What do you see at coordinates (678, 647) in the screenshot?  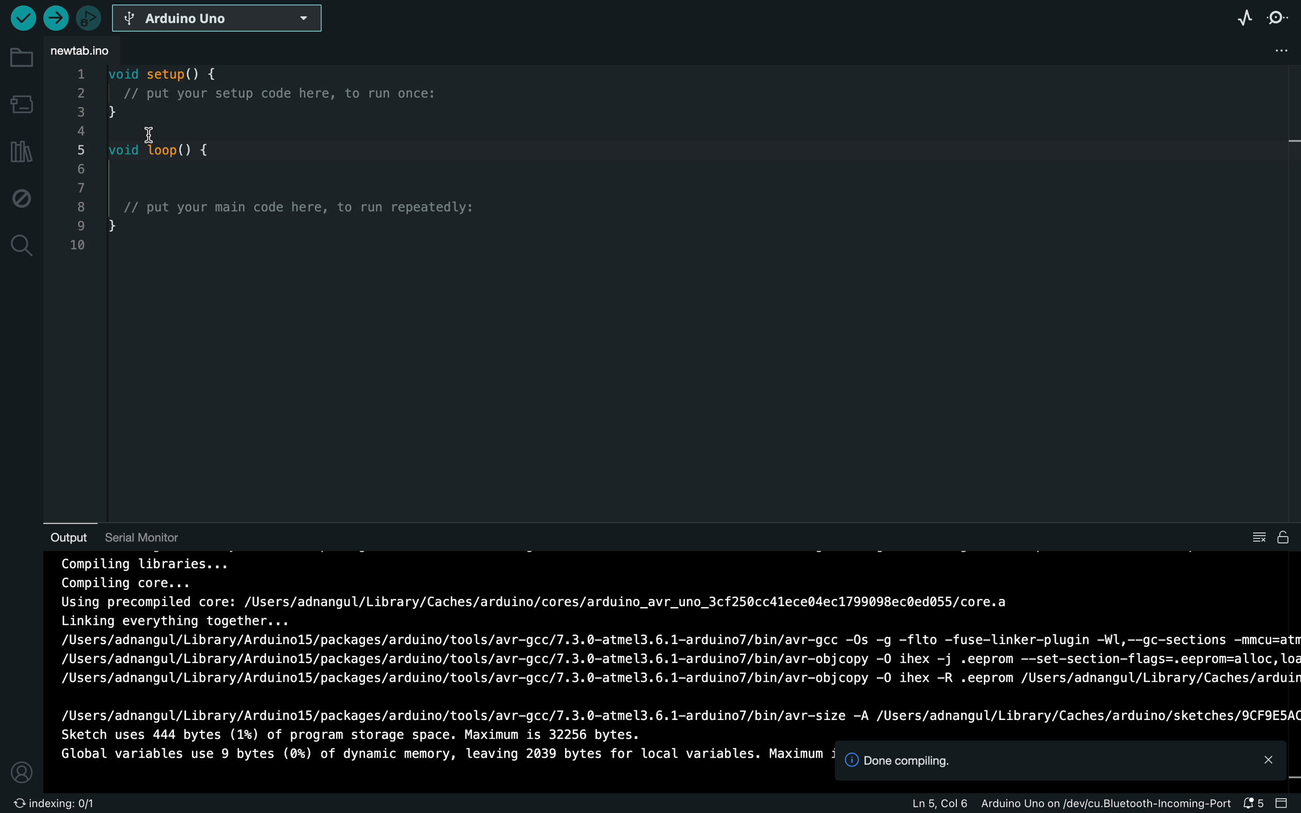 I see `compiling process` at bounding box center [678, 647].